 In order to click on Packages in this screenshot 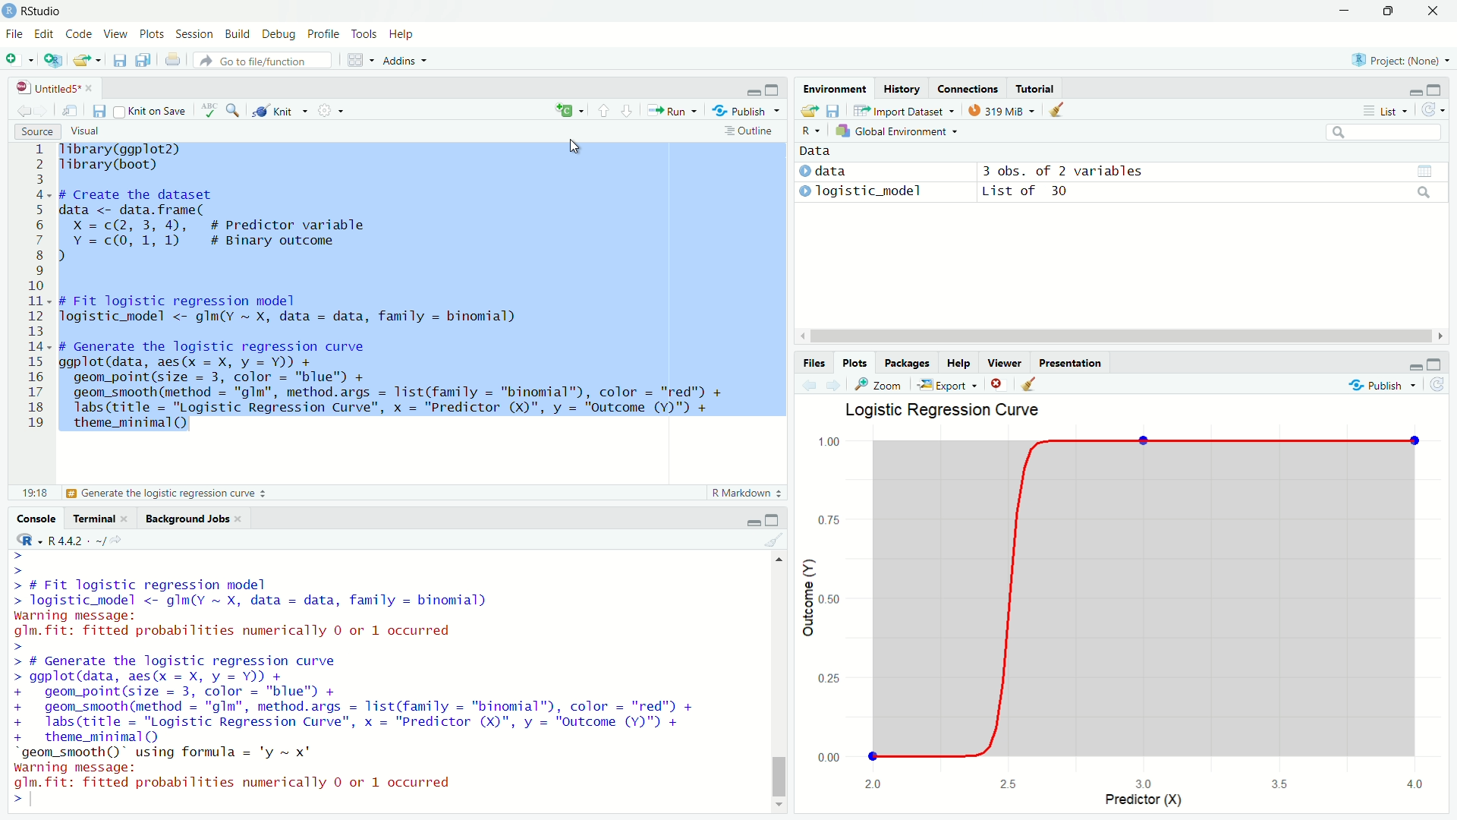, I will do `click(906, 361)`.